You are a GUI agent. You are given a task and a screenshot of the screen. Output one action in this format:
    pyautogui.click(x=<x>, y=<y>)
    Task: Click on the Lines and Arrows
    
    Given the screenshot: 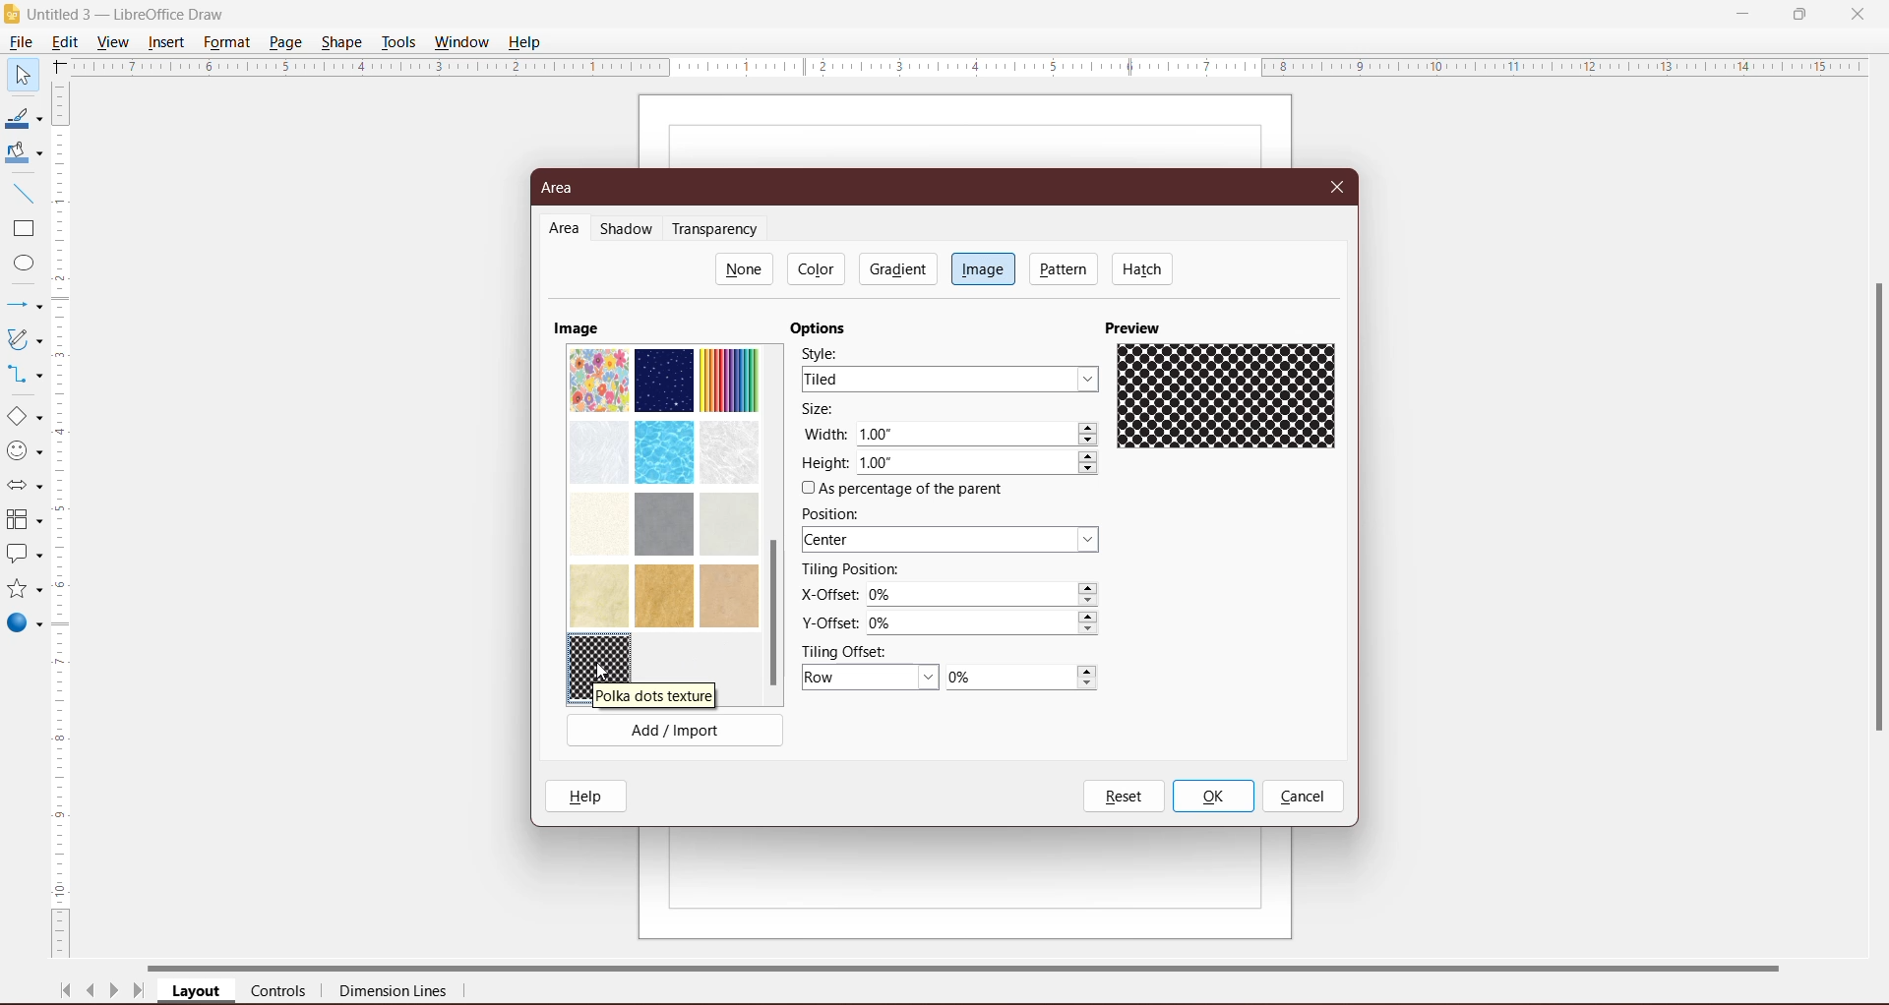 What is the action you would take?
    pyautogui.click(x=23, y=307)
    